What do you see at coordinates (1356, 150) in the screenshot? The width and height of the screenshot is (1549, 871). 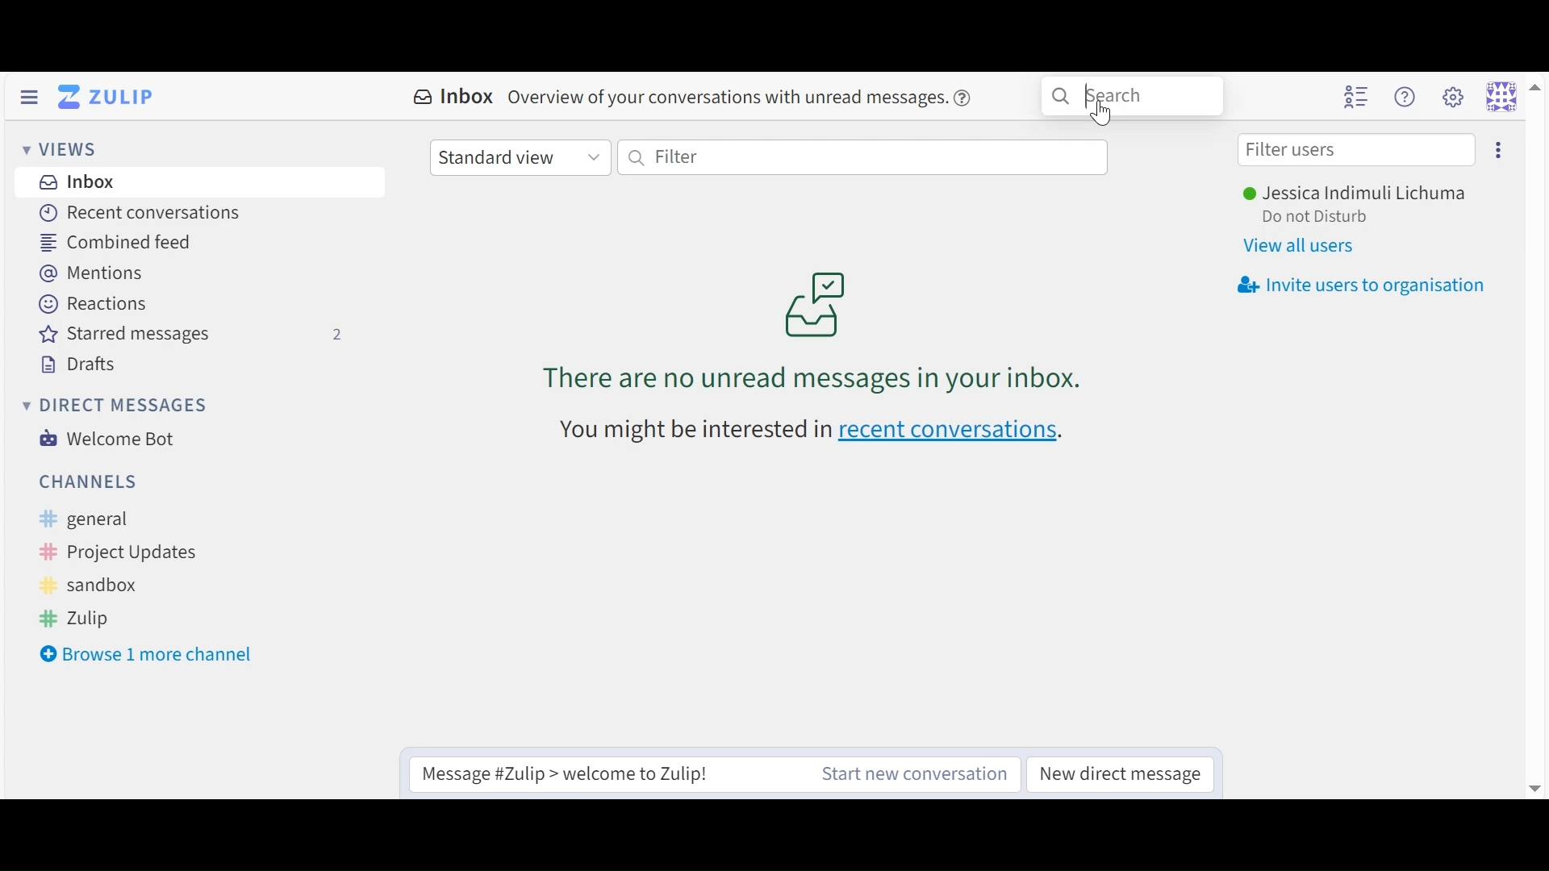 I see `Filter users` at bounding box center [1356, 150].